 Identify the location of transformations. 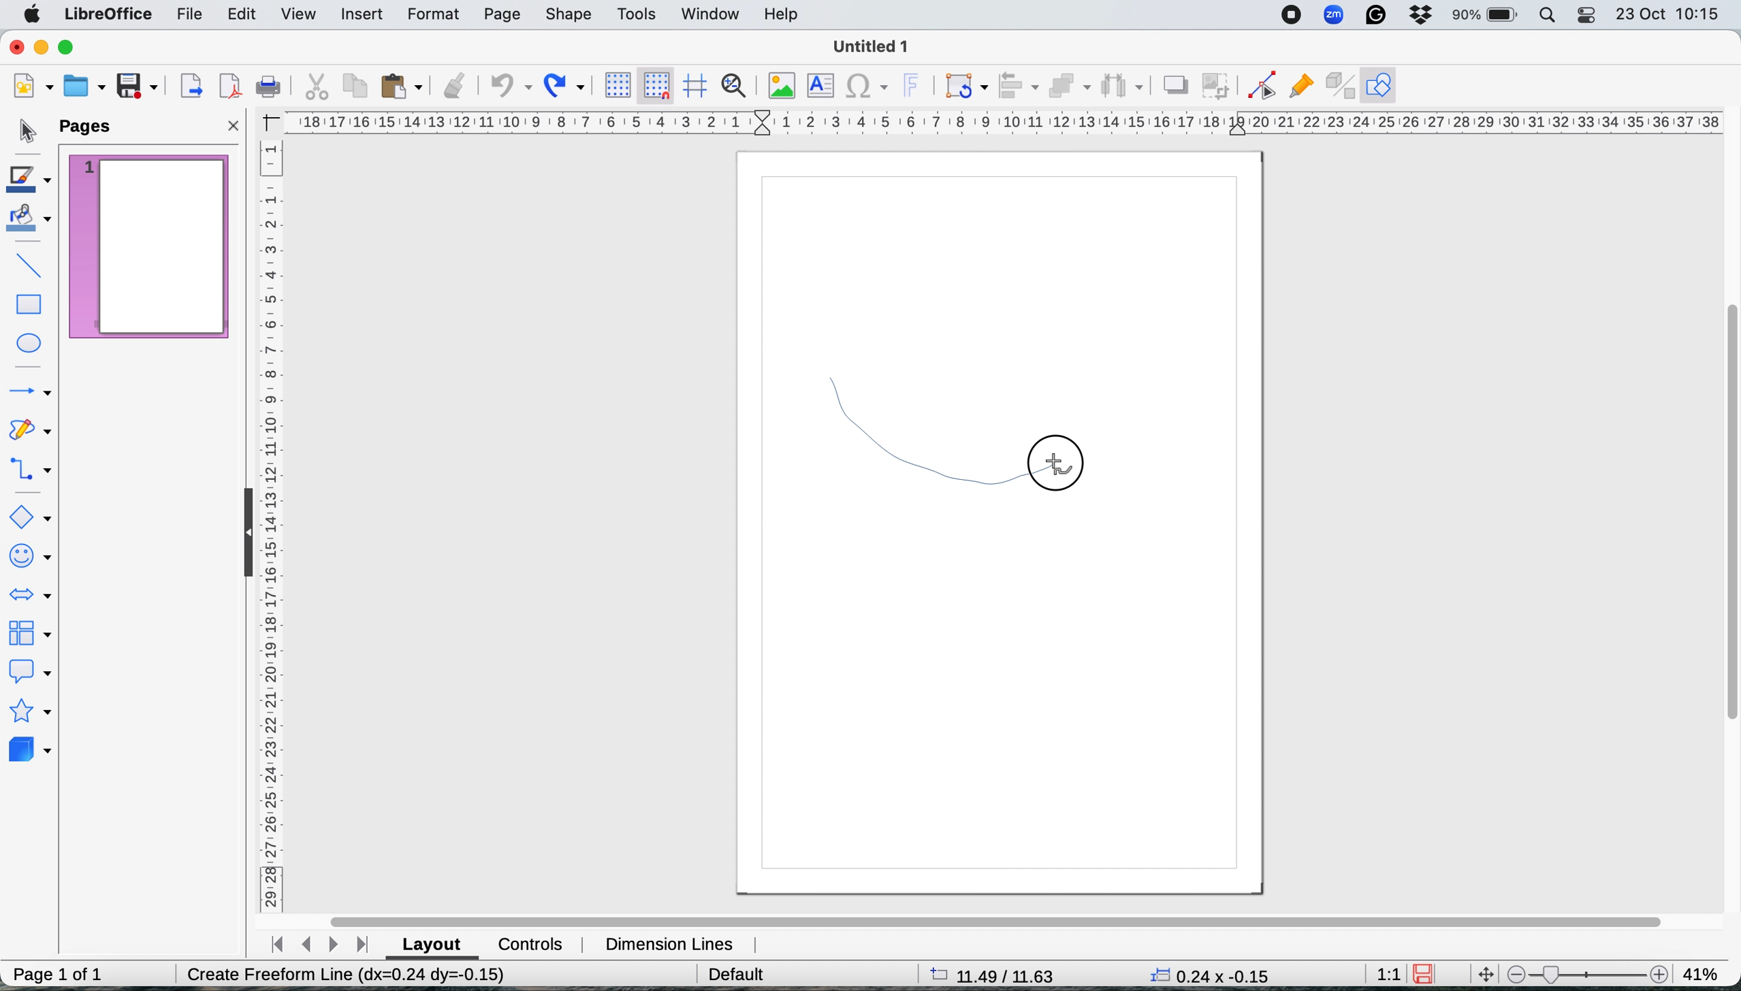
(965, 87).